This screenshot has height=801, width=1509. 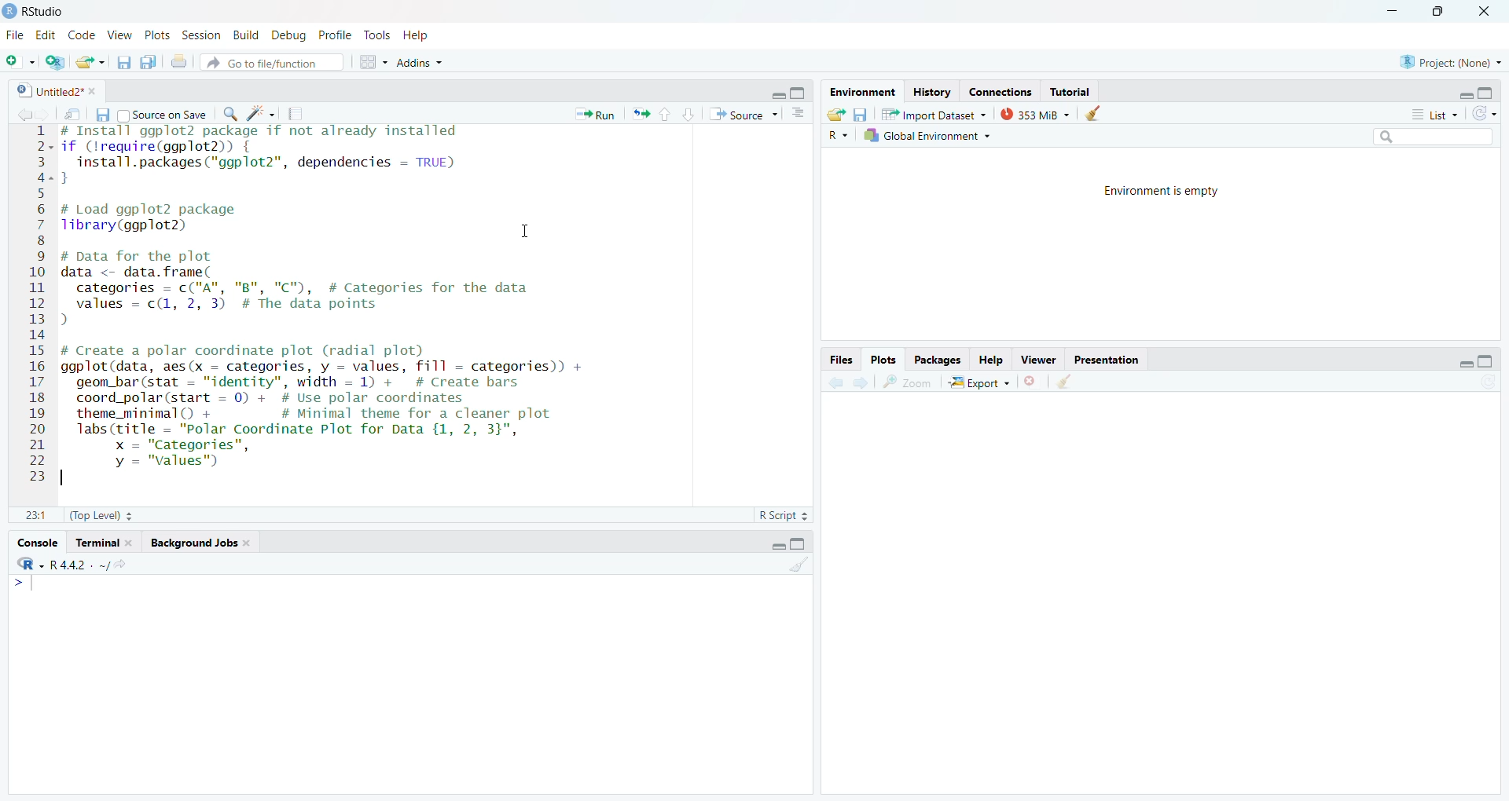 I want to click on Files, so click(x=839, y=360).